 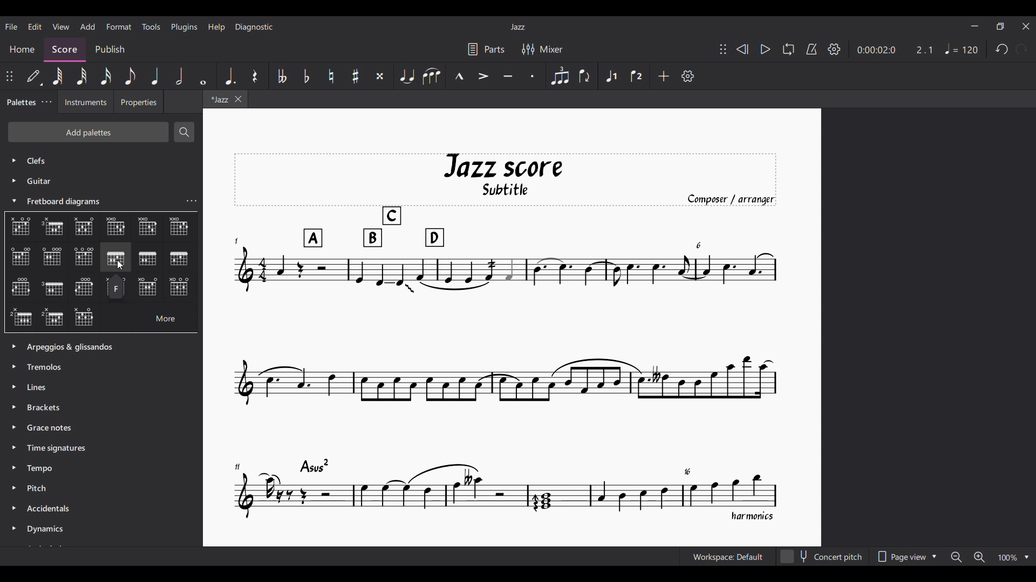 I want to click on Settings of current selection, so click(x=191, y=200).